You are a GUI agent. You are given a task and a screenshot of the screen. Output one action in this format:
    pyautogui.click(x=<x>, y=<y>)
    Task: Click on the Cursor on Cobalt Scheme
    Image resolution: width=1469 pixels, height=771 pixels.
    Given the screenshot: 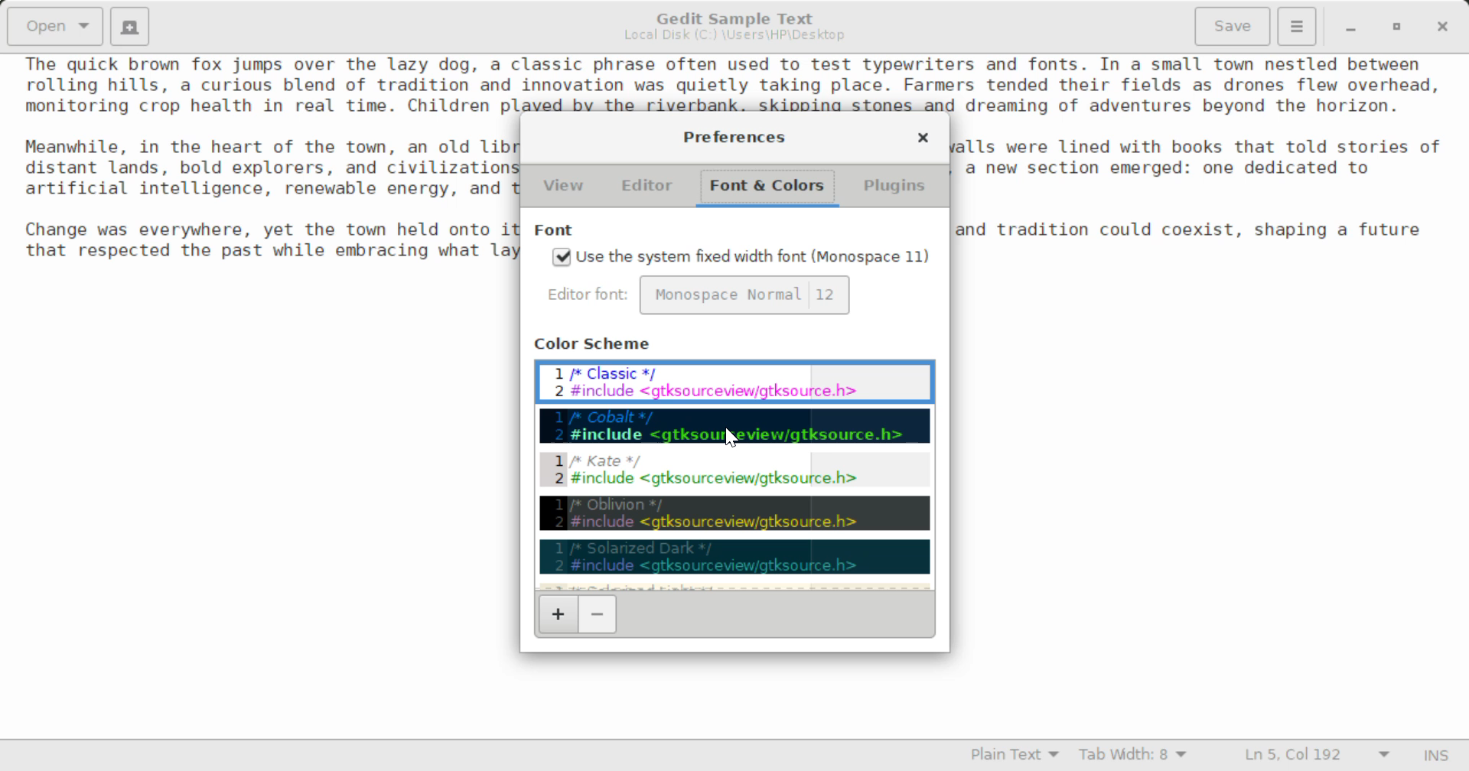 What is the action you would take?
    pyautogui.click(x=730, y=433)
    